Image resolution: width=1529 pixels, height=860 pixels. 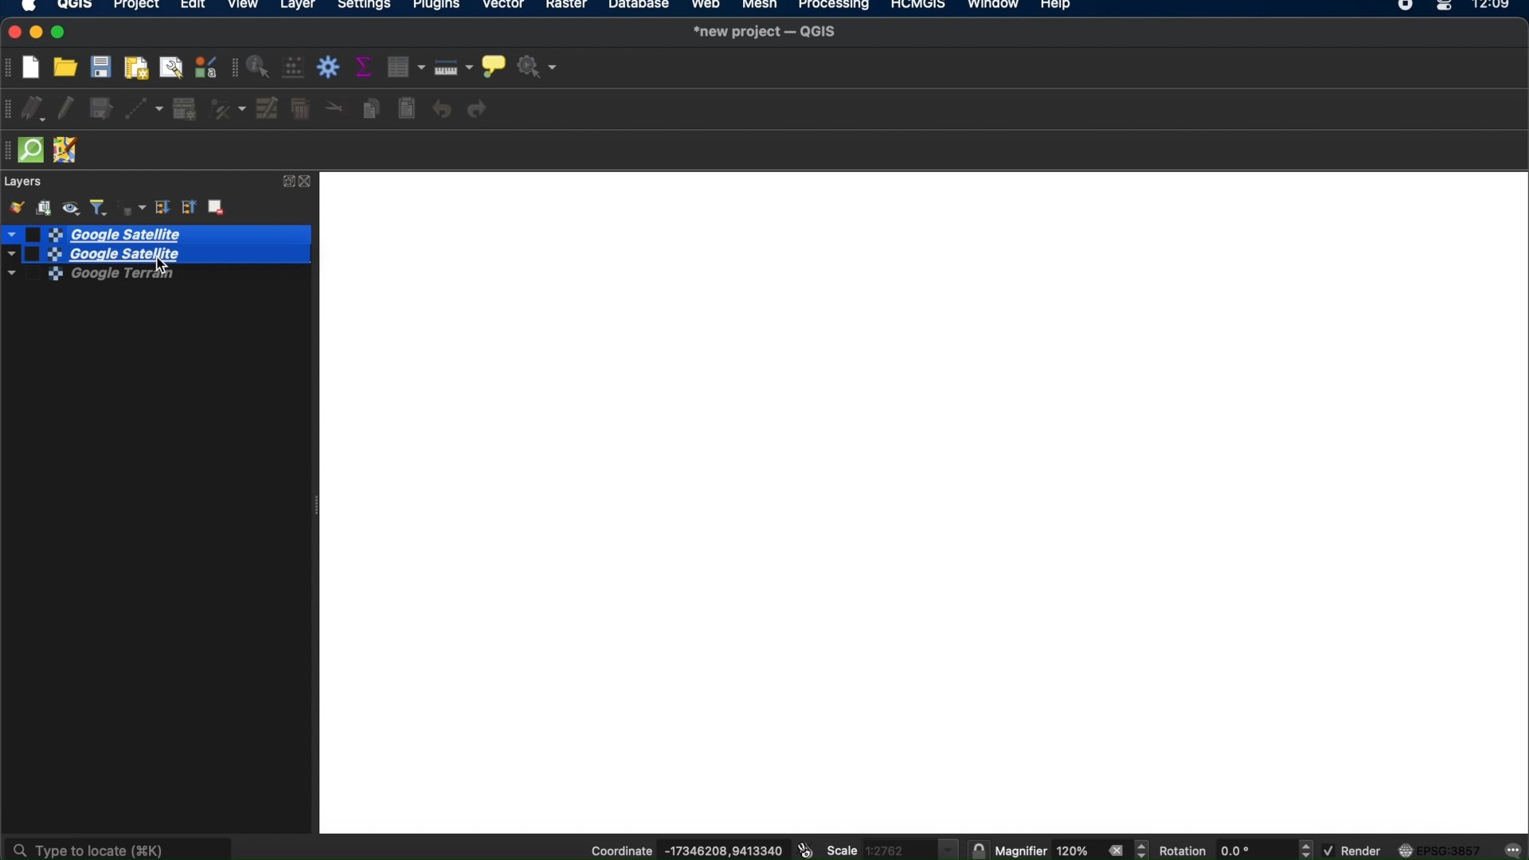 What do you see at coordinates (138, 67) in the screenshot?
I see `new print layout` at bounding box center [138, 67].